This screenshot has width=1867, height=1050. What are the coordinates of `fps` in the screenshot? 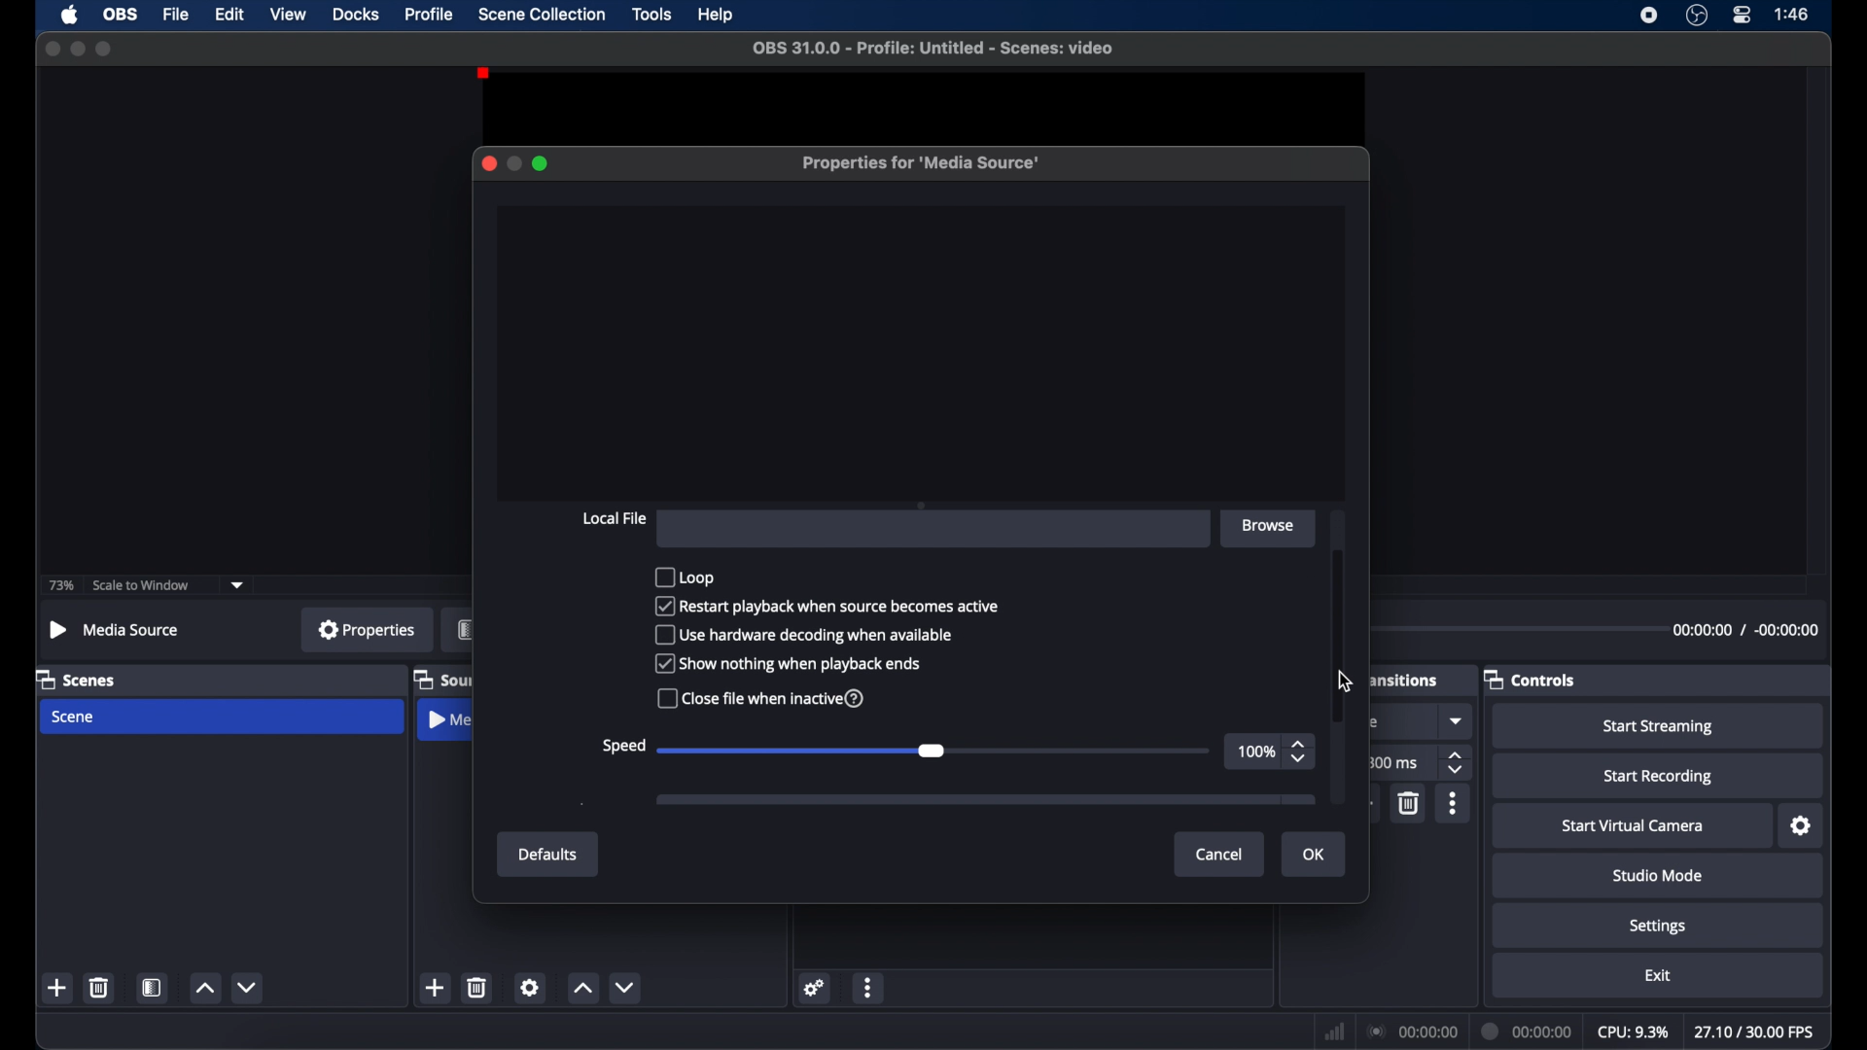 It's located at (1756, 1032).